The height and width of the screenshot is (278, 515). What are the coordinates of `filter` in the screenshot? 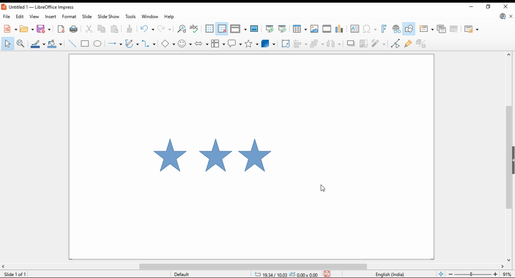 It's located at (379, 43).